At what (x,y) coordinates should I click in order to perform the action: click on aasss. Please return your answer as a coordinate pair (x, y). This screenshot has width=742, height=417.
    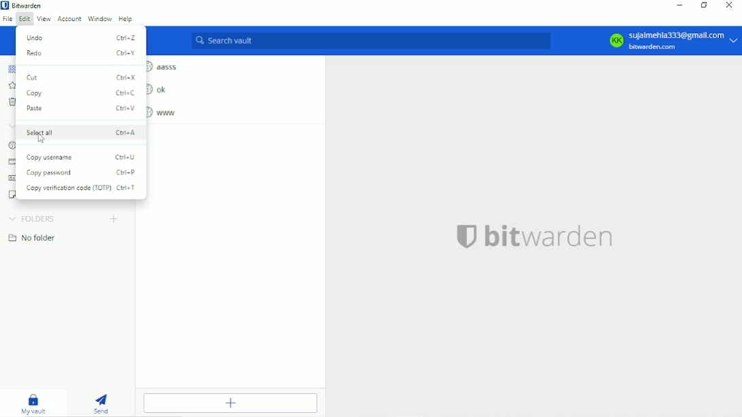
    Looking at the image, I should click on (165, 66).